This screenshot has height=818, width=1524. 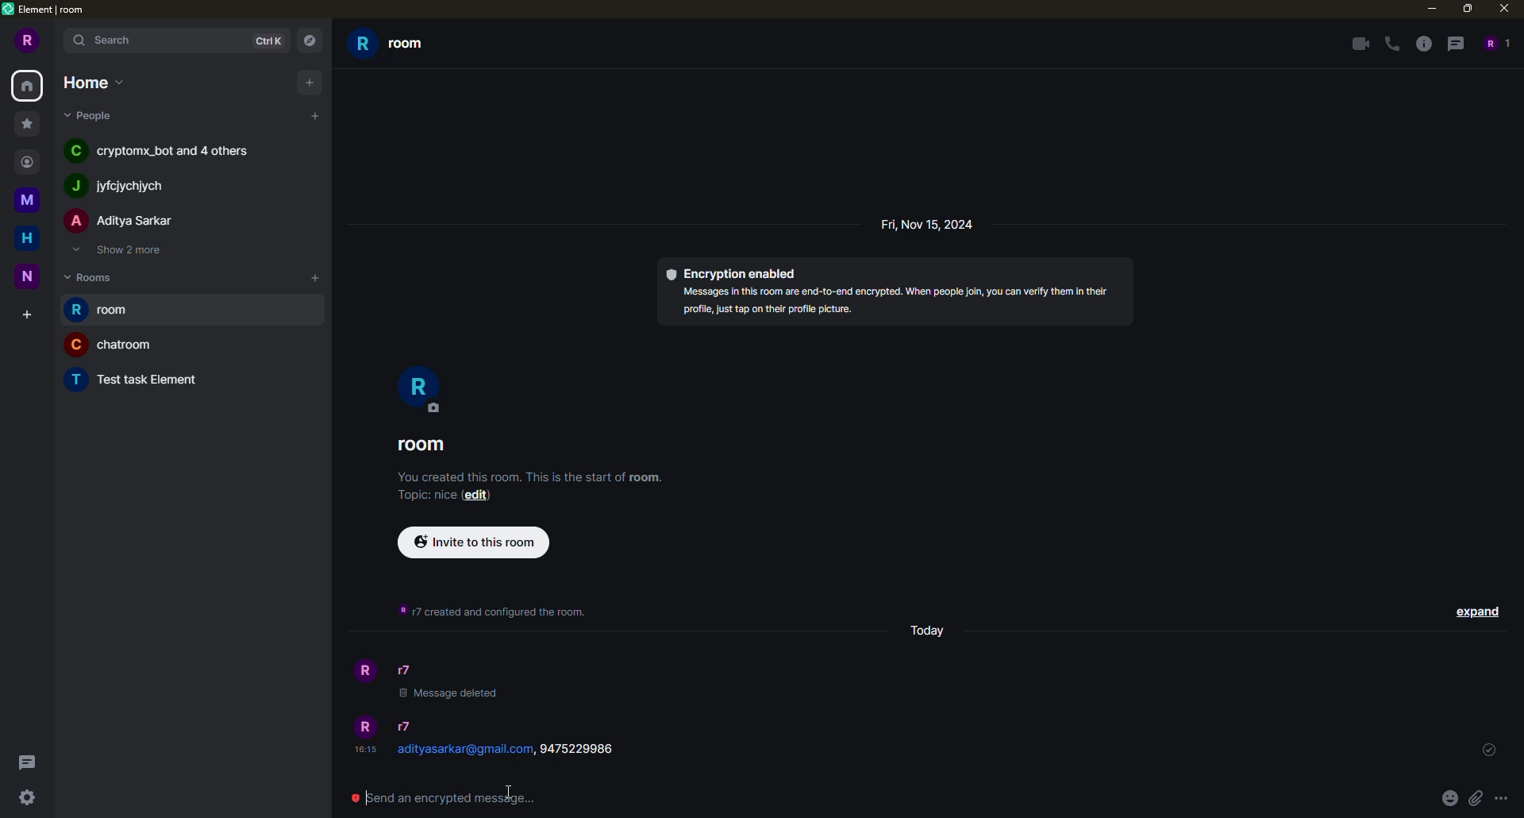 I want to click on close, so click(x=1503, y=10).